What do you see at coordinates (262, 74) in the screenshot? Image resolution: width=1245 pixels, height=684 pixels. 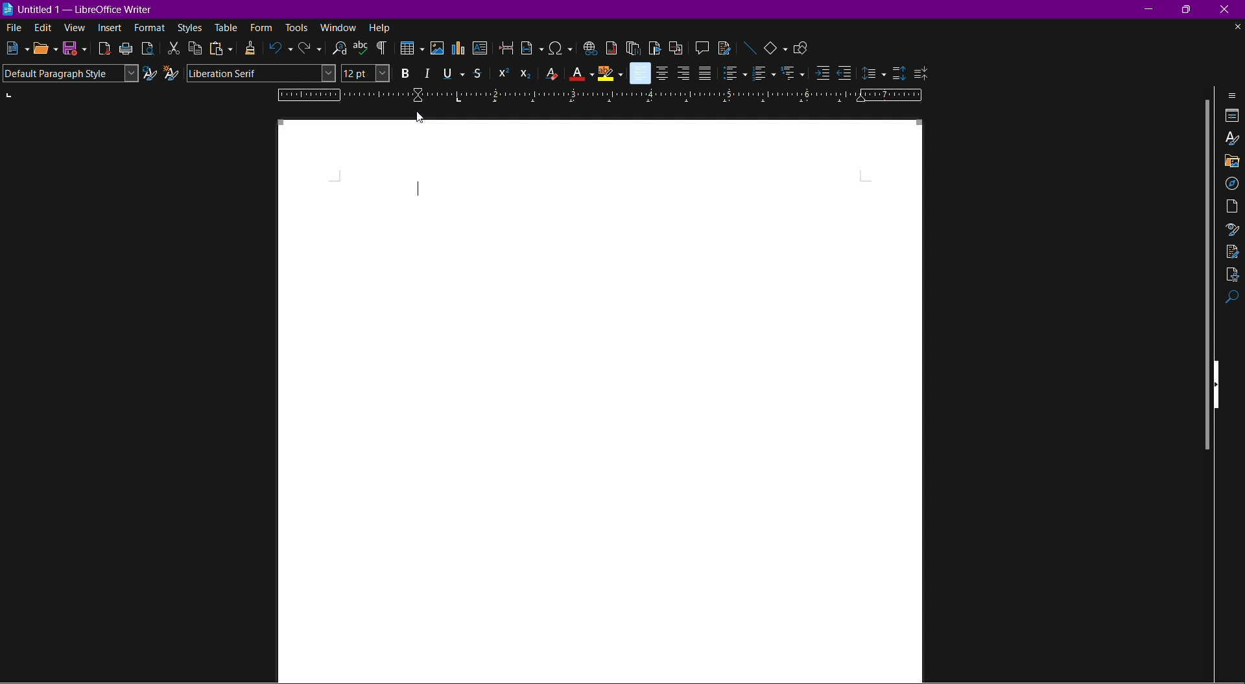 I see `Font` at bounding box center [262, 74].